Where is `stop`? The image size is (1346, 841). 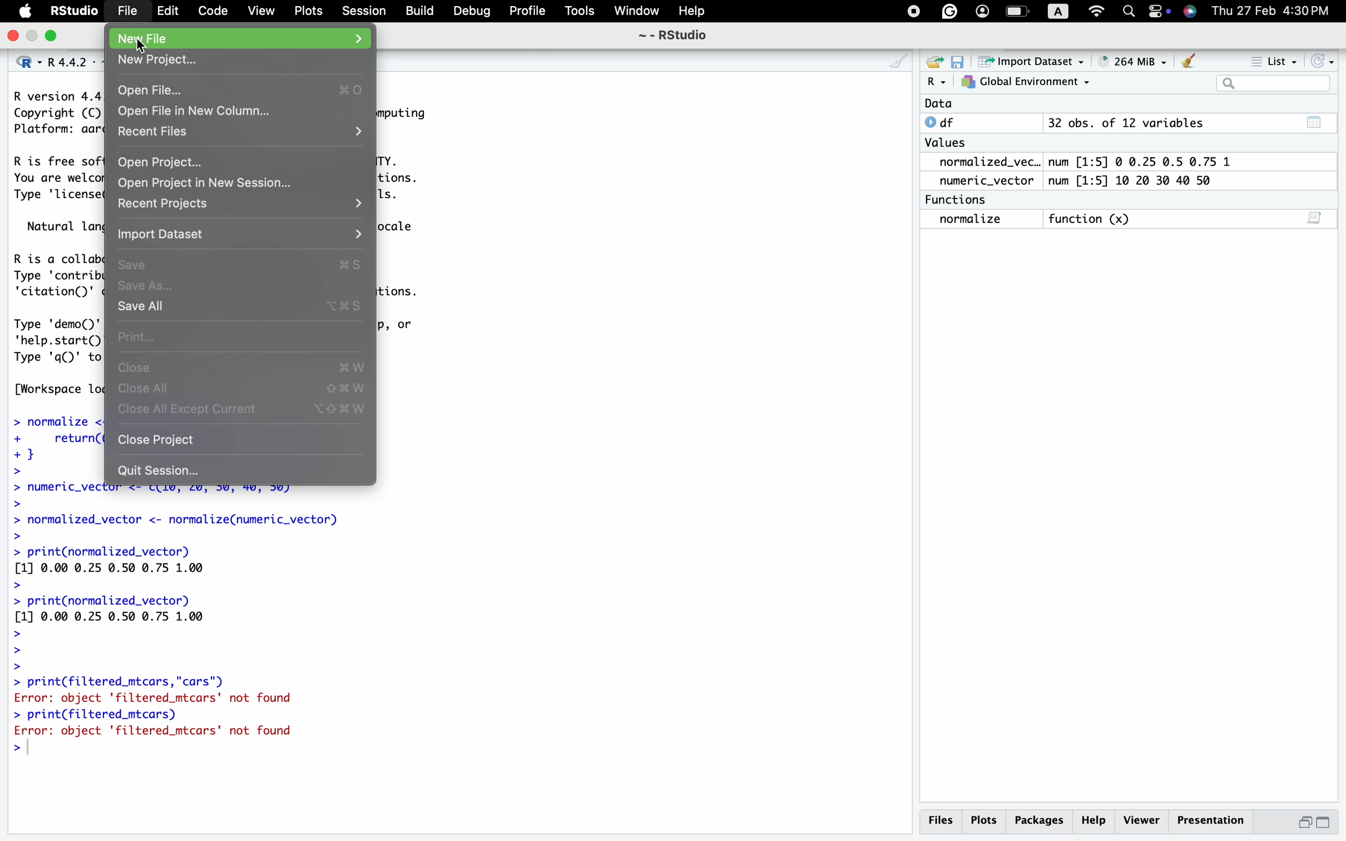
stop is located at coordinates (912, 12).